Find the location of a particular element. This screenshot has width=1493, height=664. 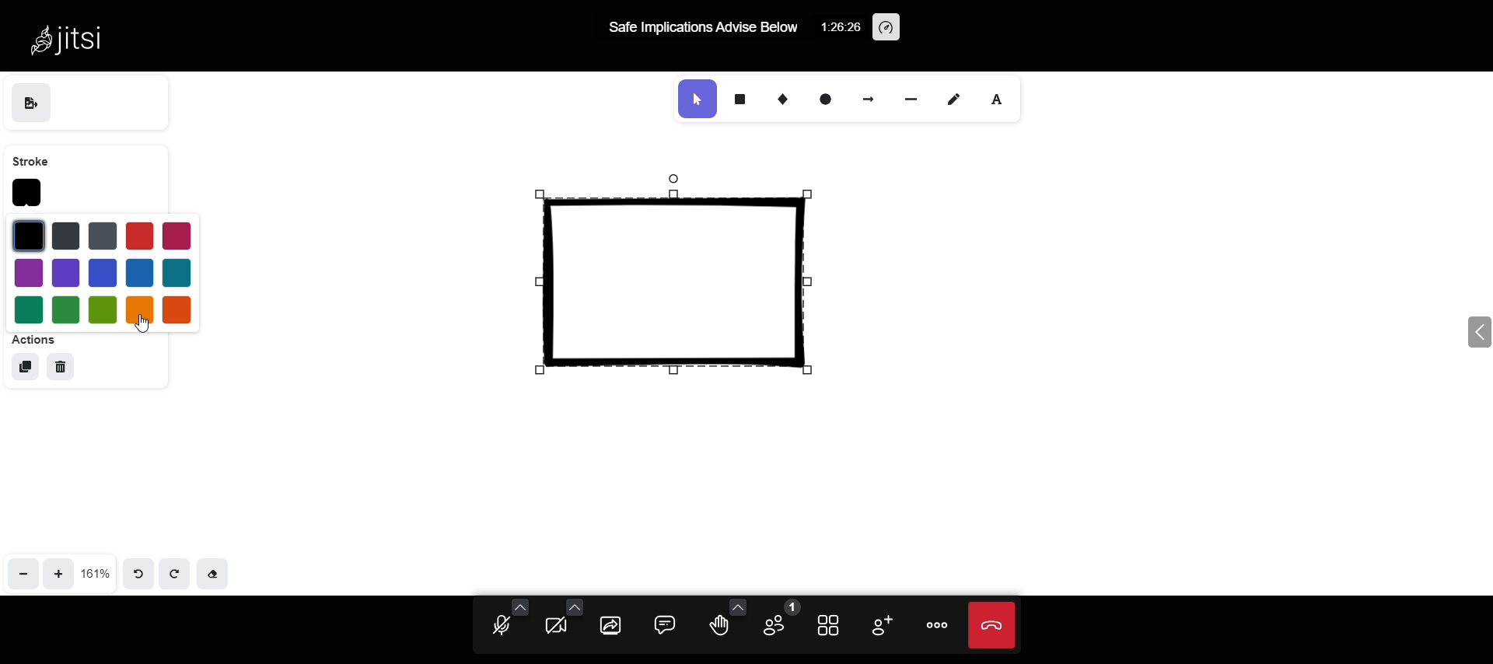

black is located at coordinates (26, 232).